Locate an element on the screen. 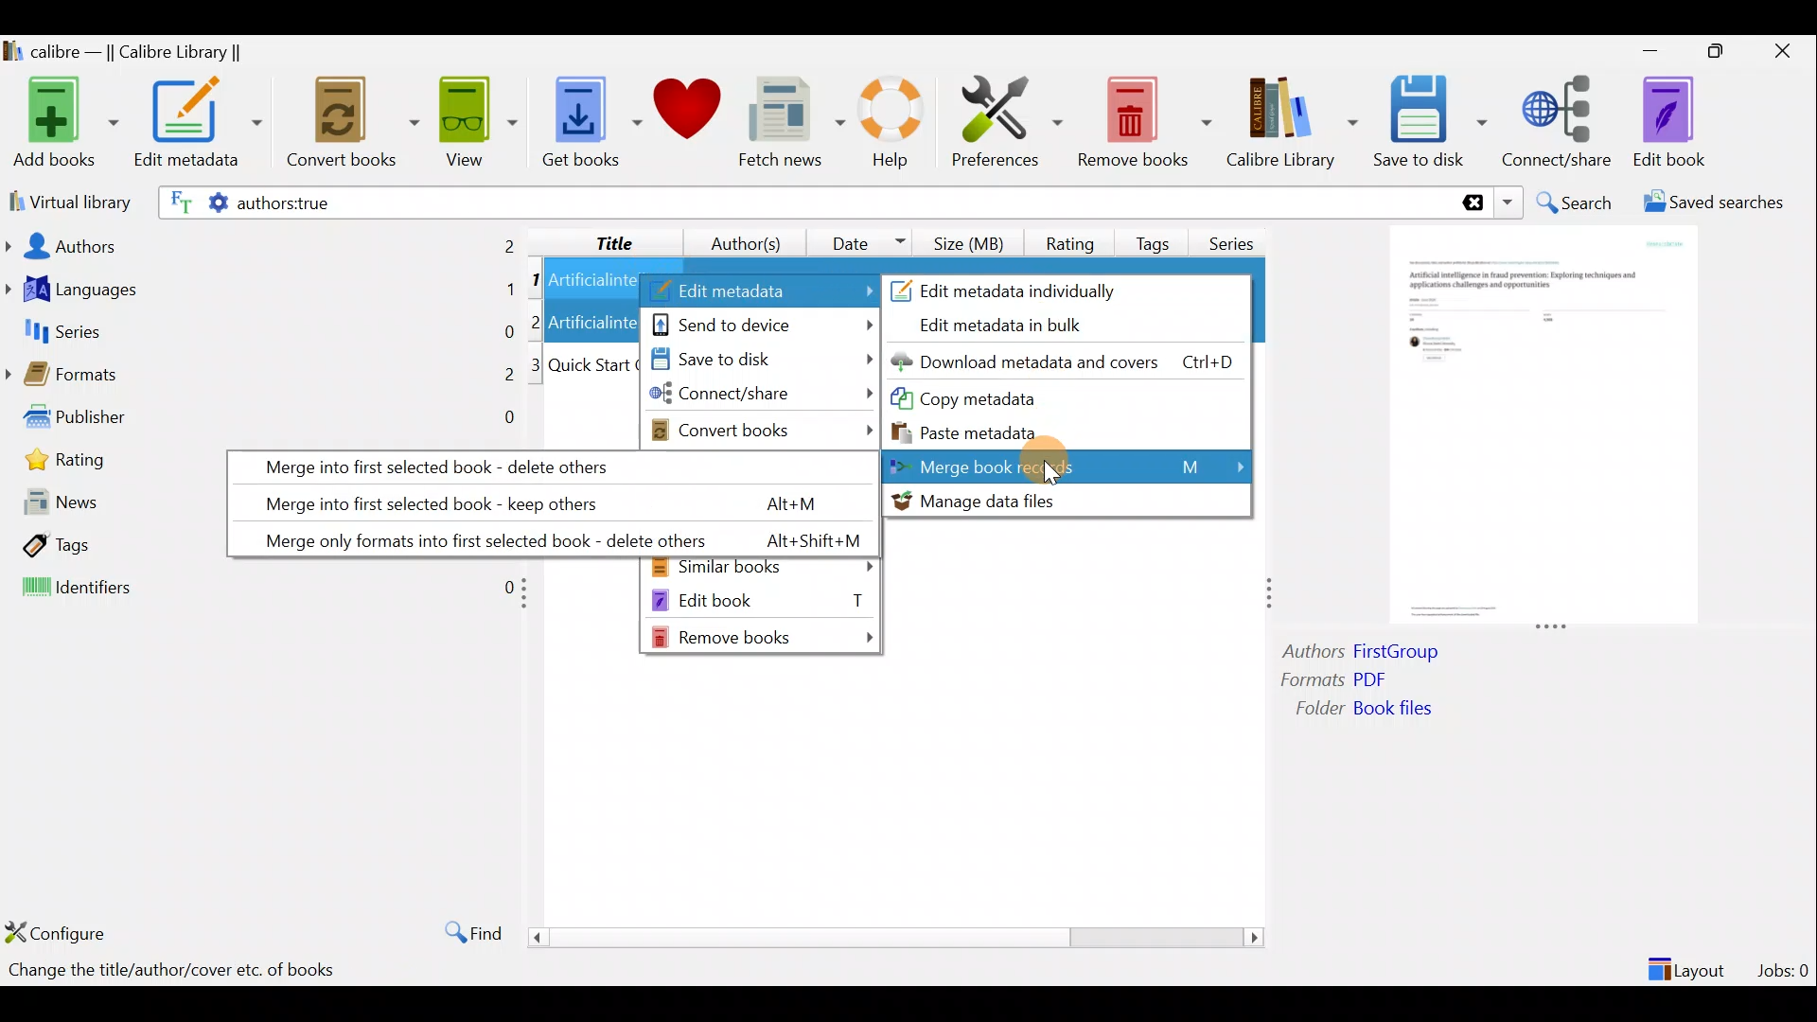  Help is located at coordinates (888, 125).